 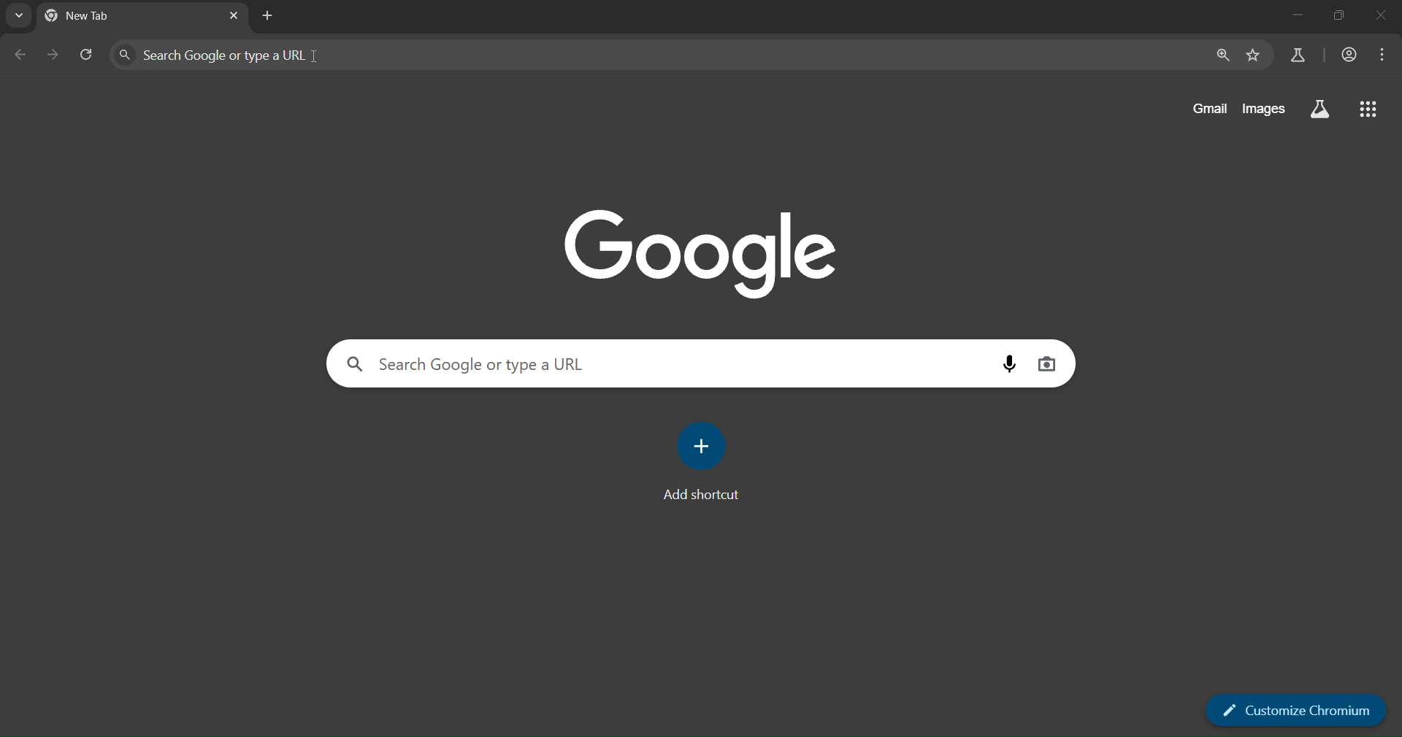 I want to click on current tab, so click(x=92, y=18).